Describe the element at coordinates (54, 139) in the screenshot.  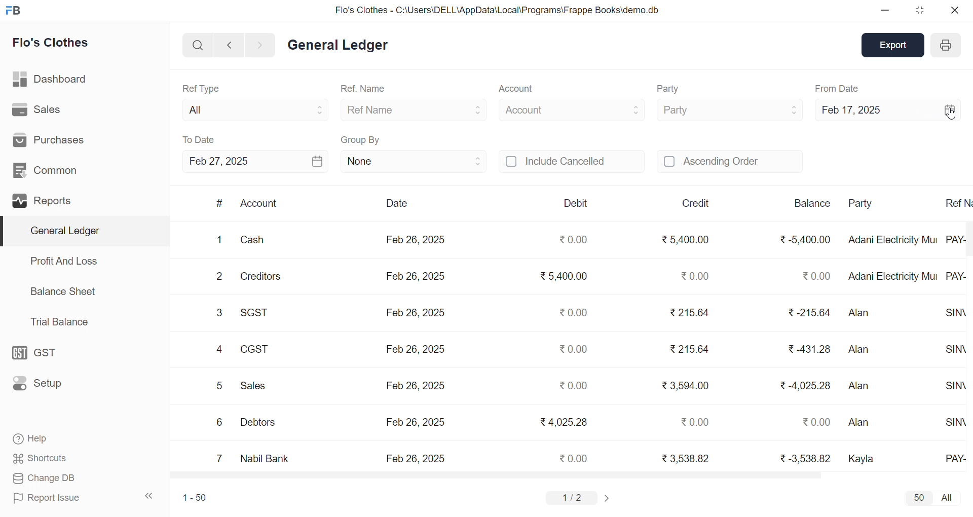
I see `Purchases` at that location.